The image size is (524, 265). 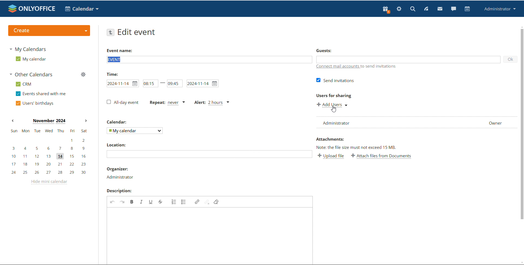 I want to click on organizer, so click(x=121, y=177).